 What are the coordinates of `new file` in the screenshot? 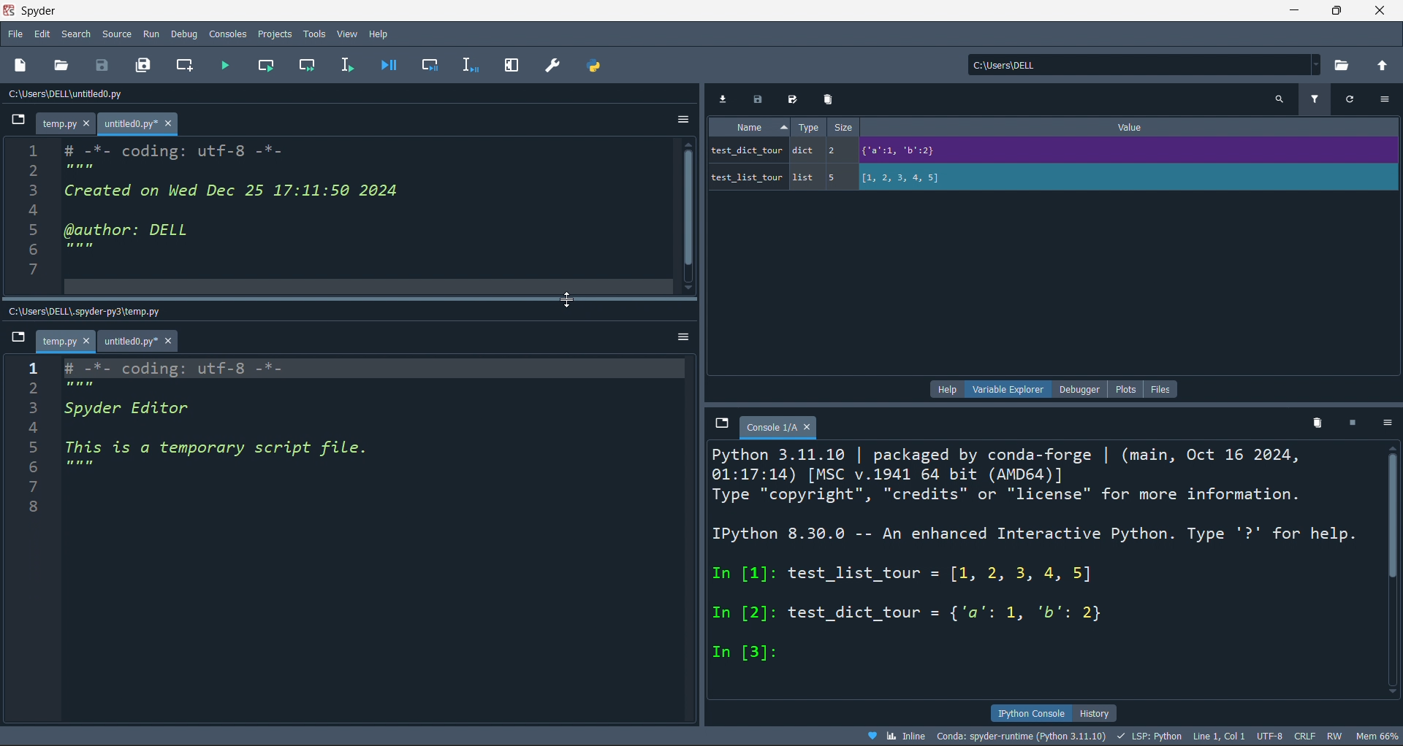 It's located at (28, 64).